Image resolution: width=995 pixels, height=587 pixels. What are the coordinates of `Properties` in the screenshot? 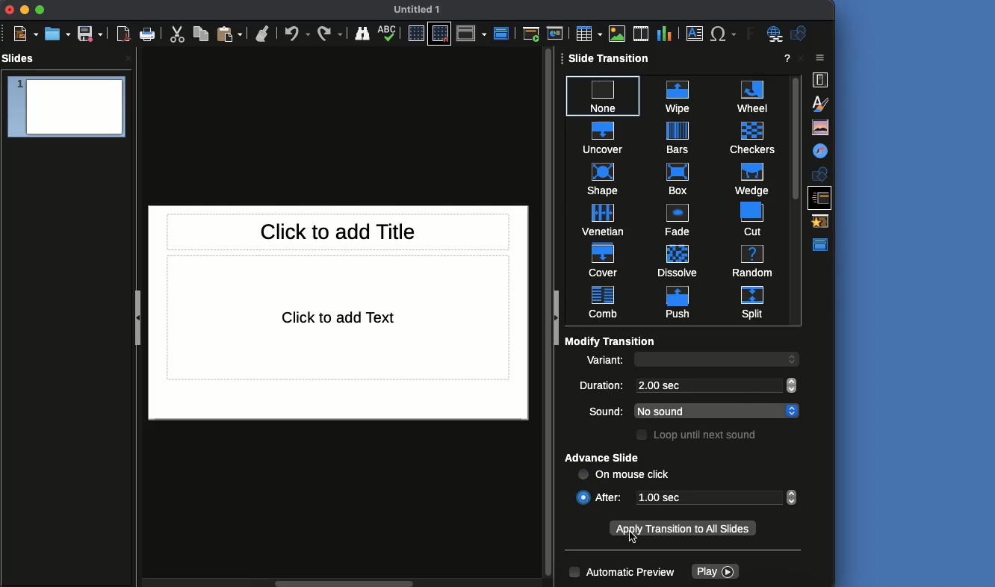 It's located at (821, 78).